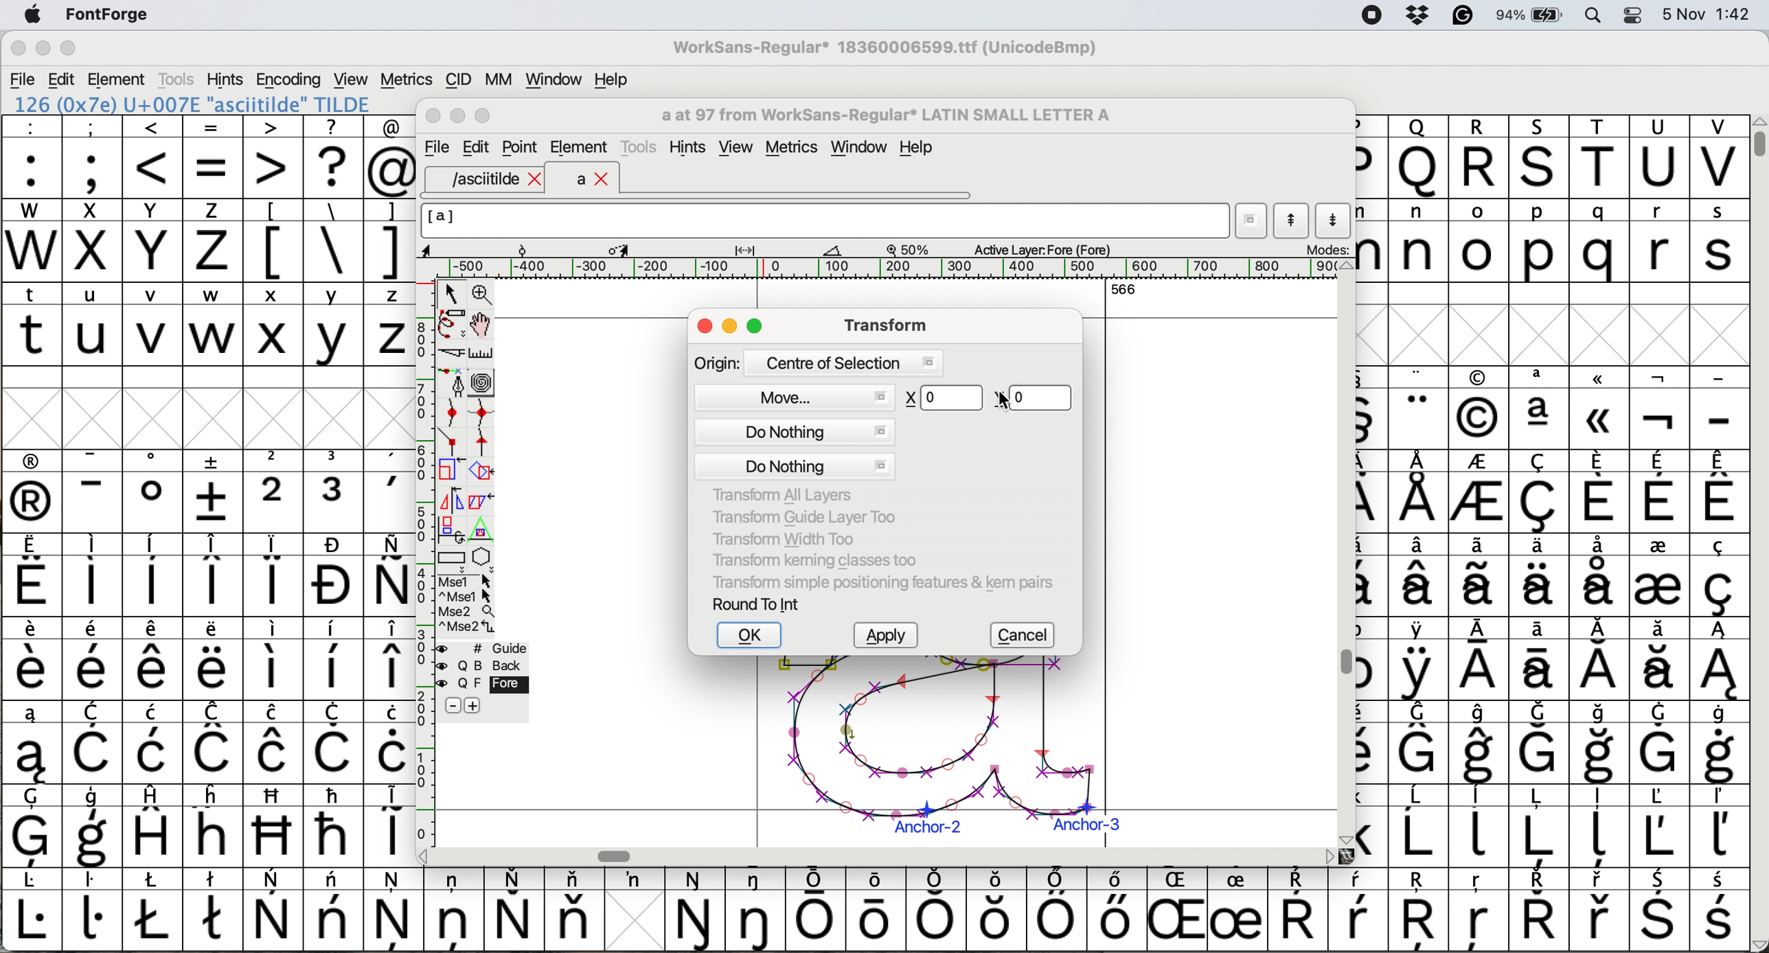  Describe the element at coordinates (93, 908) in the screenshot. I see `symbol` at that location.